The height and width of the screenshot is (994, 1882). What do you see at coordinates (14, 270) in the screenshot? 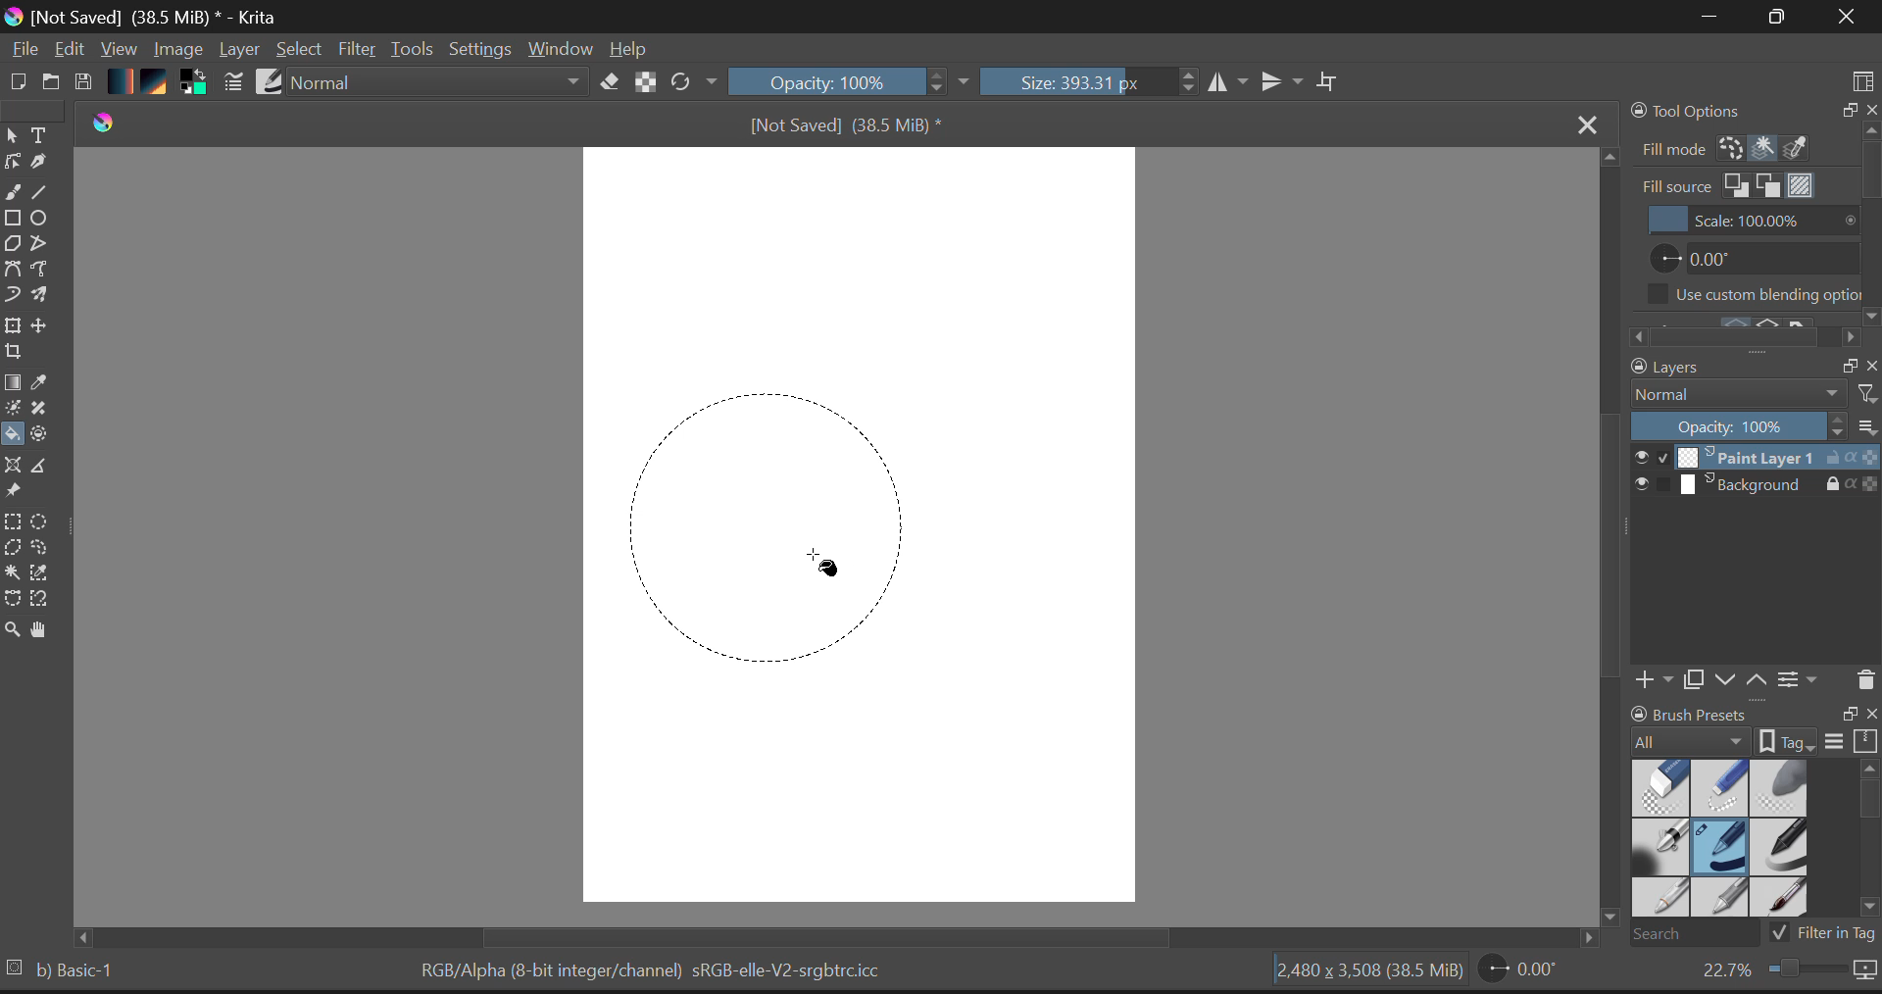
I see `Bezier Curve` at bounding box center [14, 270].